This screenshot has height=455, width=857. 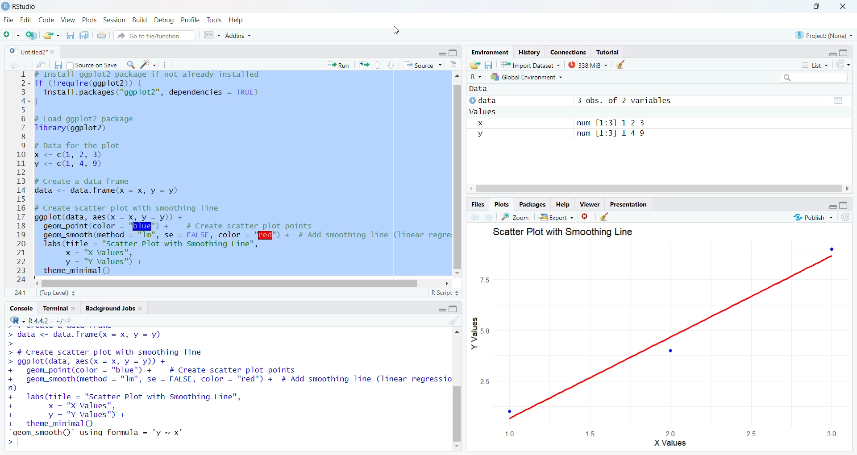 What do you see at coordinates (528, 53) in the screenshot?
I see `History` at bounding box center [528, 53].